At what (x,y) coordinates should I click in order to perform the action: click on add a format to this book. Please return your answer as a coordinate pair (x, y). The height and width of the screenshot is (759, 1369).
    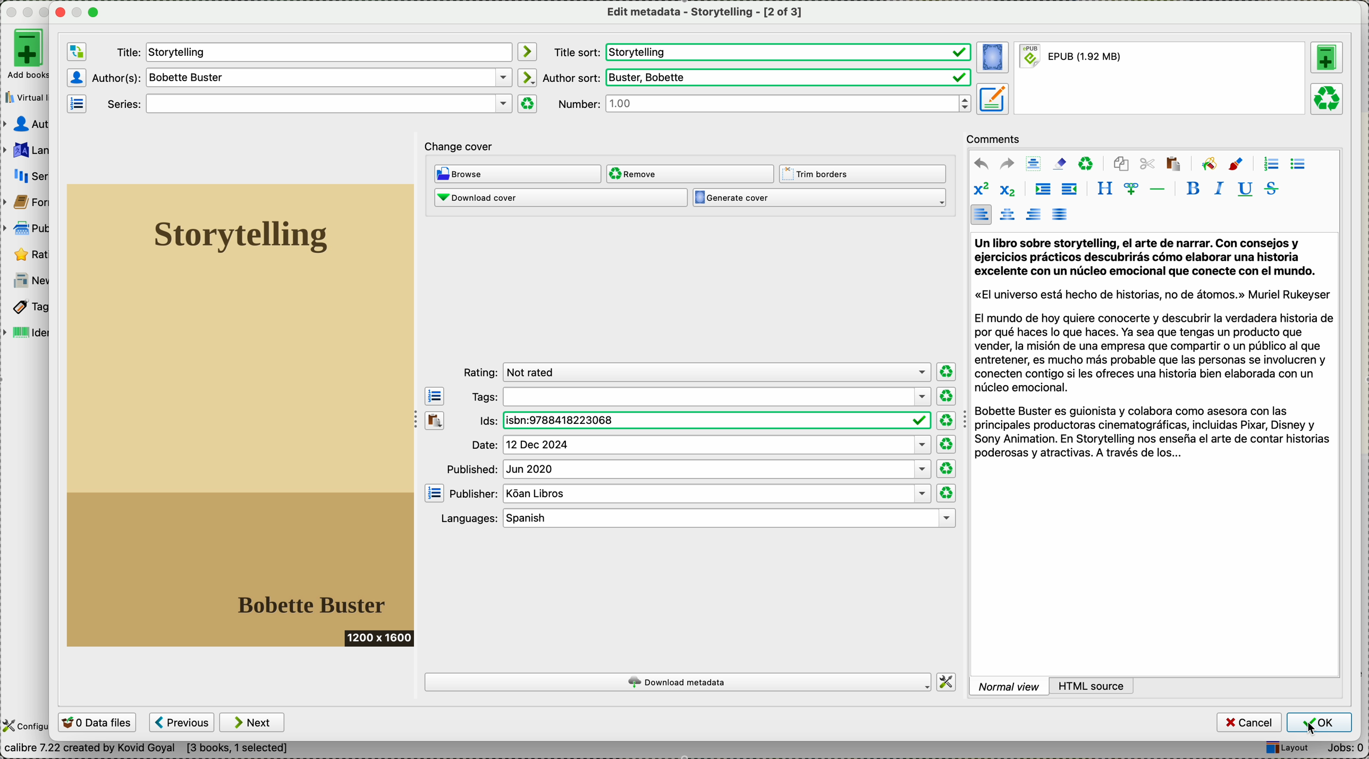
    Looking at the image, I should click on (1327, 58).